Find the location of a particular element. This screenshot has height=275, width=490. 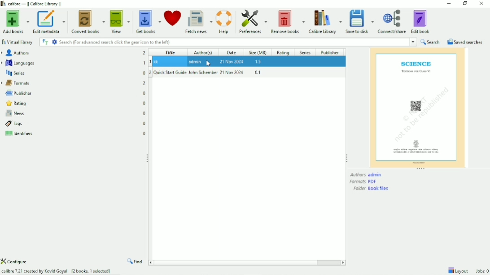

Size is located at coordinates (258, 52).